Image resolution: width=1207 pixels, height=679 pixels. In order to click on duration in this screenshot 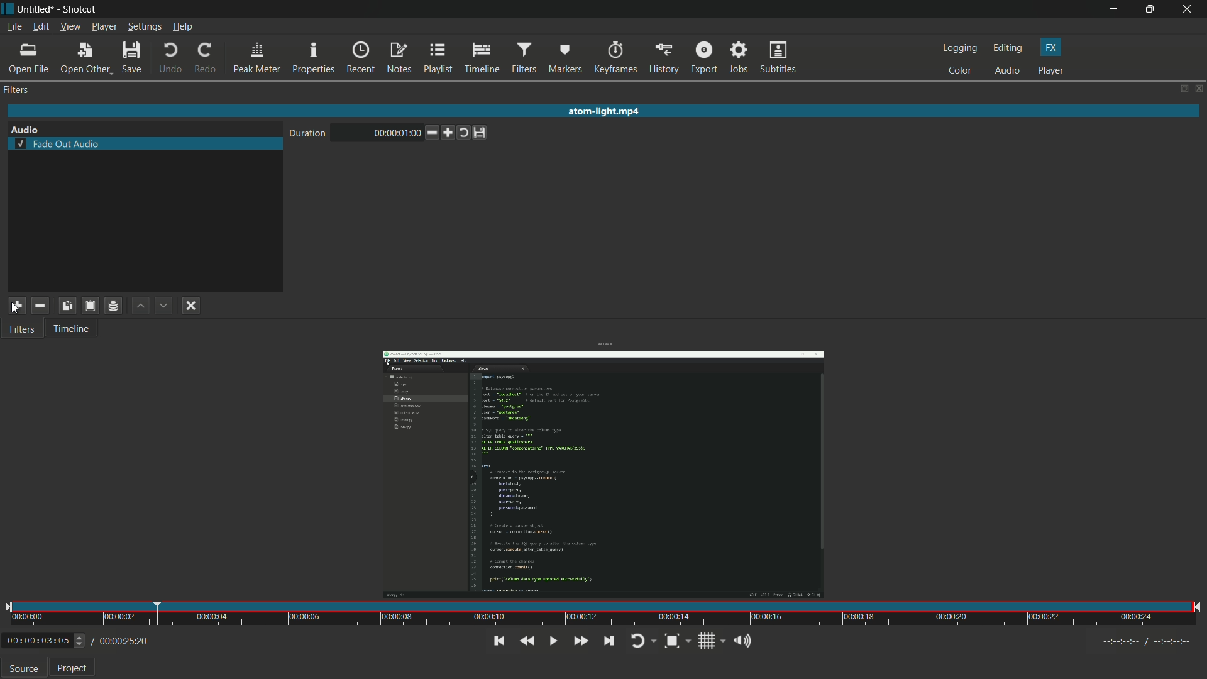, I will do `click(311, 135)`.